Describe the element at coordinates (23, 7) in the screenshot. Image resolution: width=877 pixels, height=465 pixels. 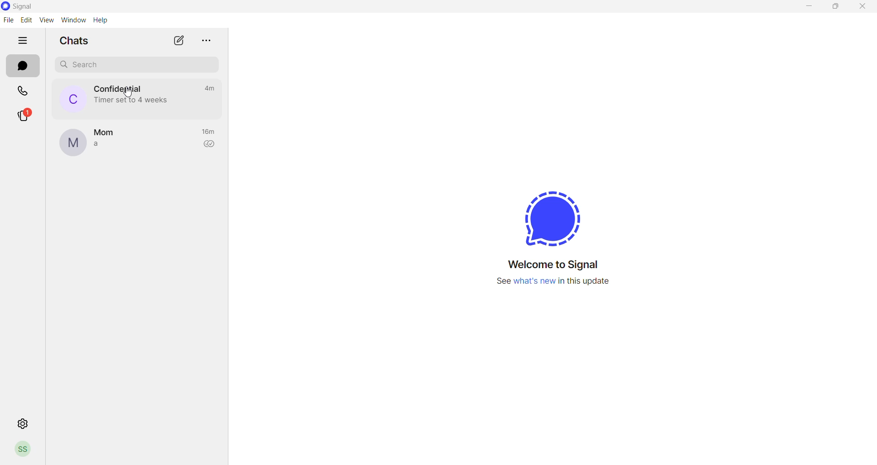
I see `application name and logo` at that location.